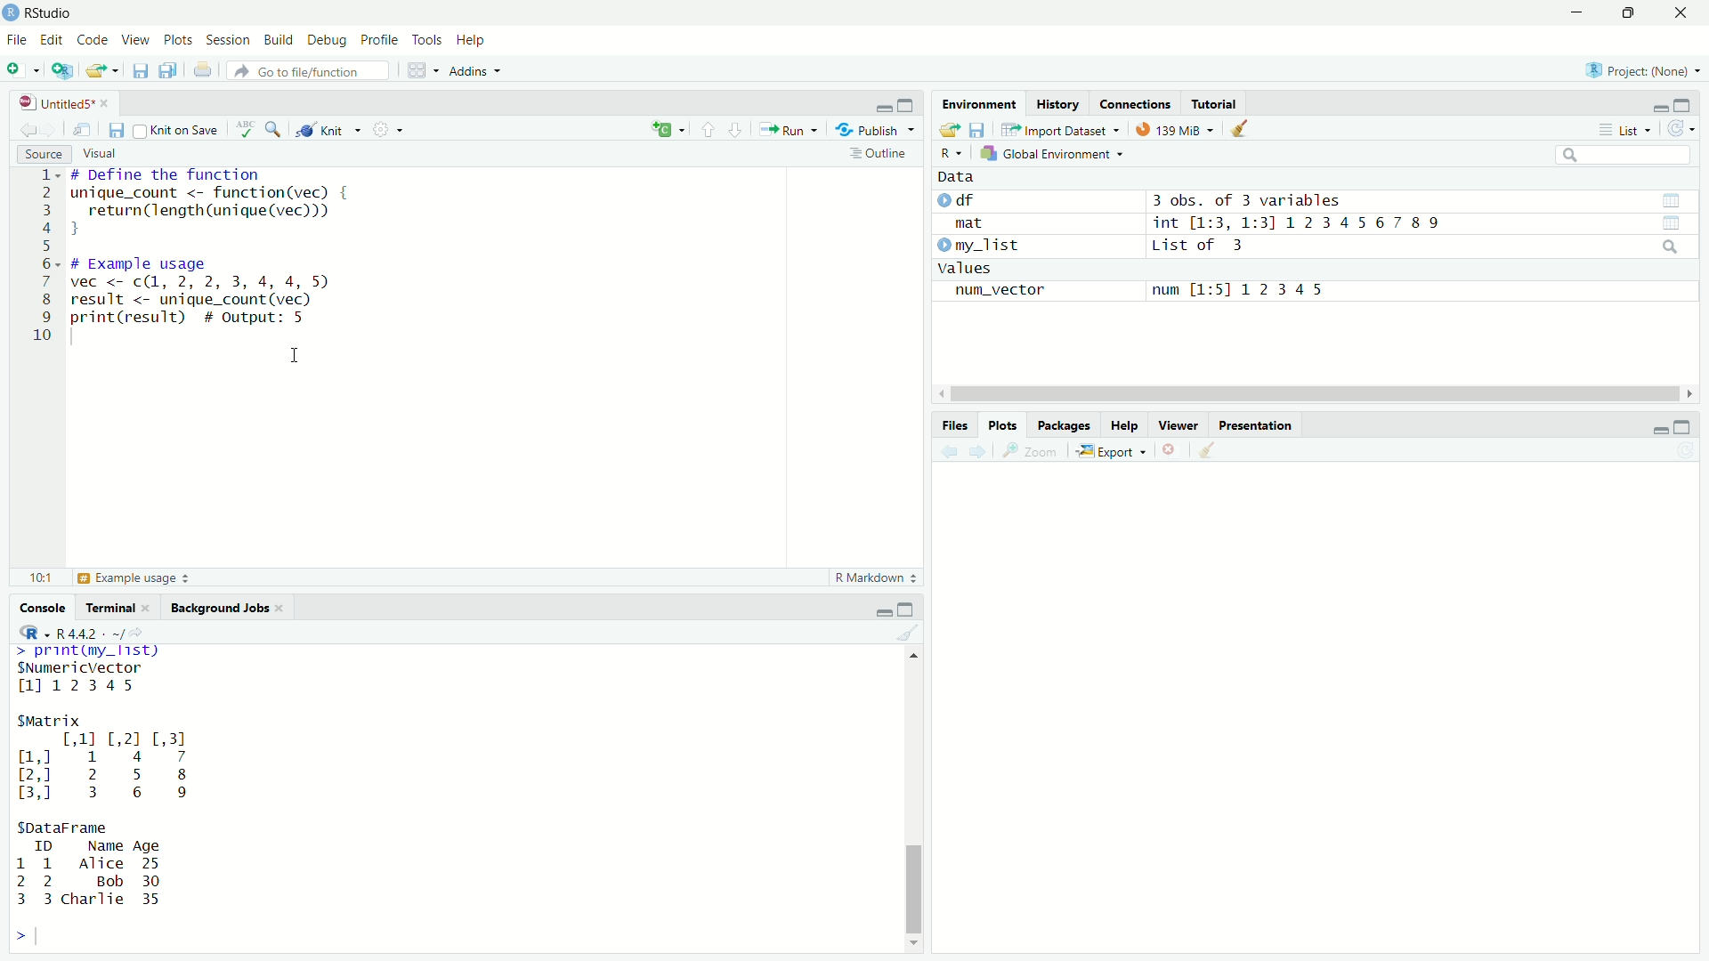  I want to click on maximize, so click(1684, 107).